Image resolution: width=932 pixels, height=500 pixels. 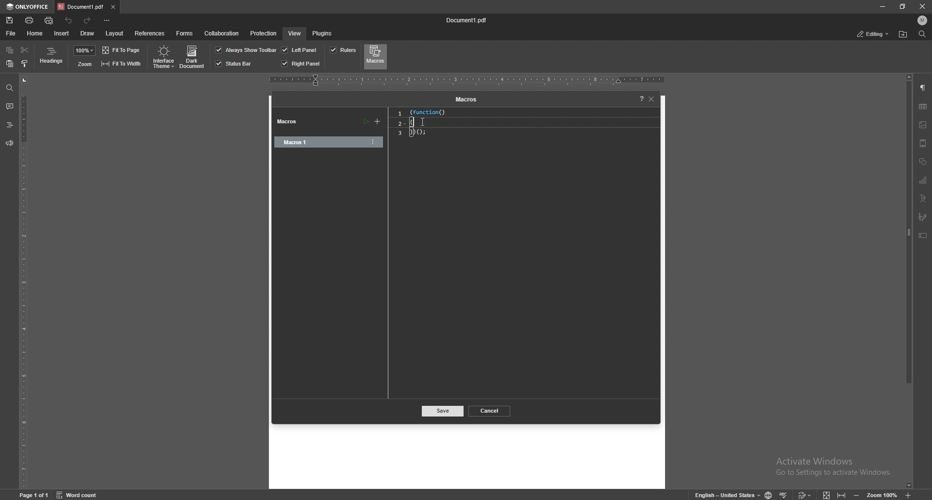 I want to click on zoom, so click(x=84, y=50).